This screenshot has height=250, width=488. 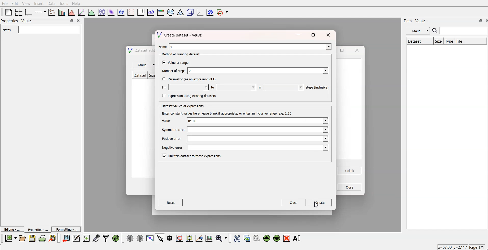 What do you see at coordinates (64, 4) in the screenshot?
I see `Tools` at bounding box center [64, 4].